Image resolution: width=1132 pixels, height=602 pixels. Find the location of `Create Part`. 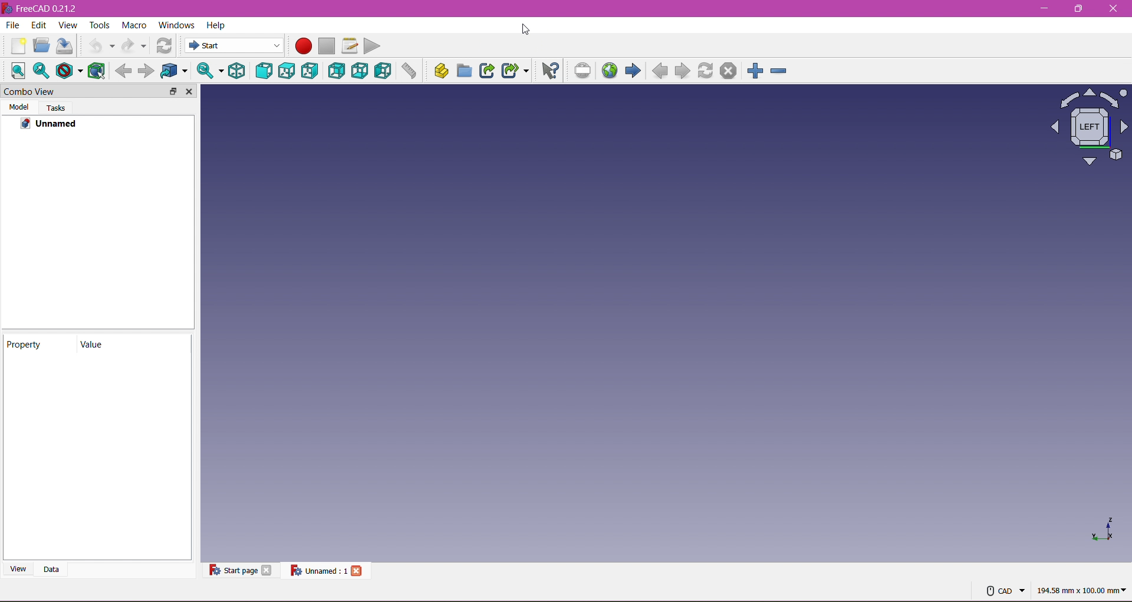

Create Part is located at coordinates (442, 70).